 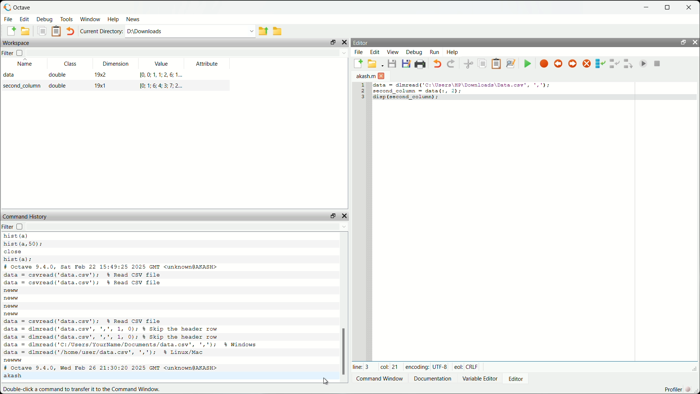 What do you see at coordinates (345, 42) in the screenshot?
I see `hide widget` at bounding box center [345, 42].